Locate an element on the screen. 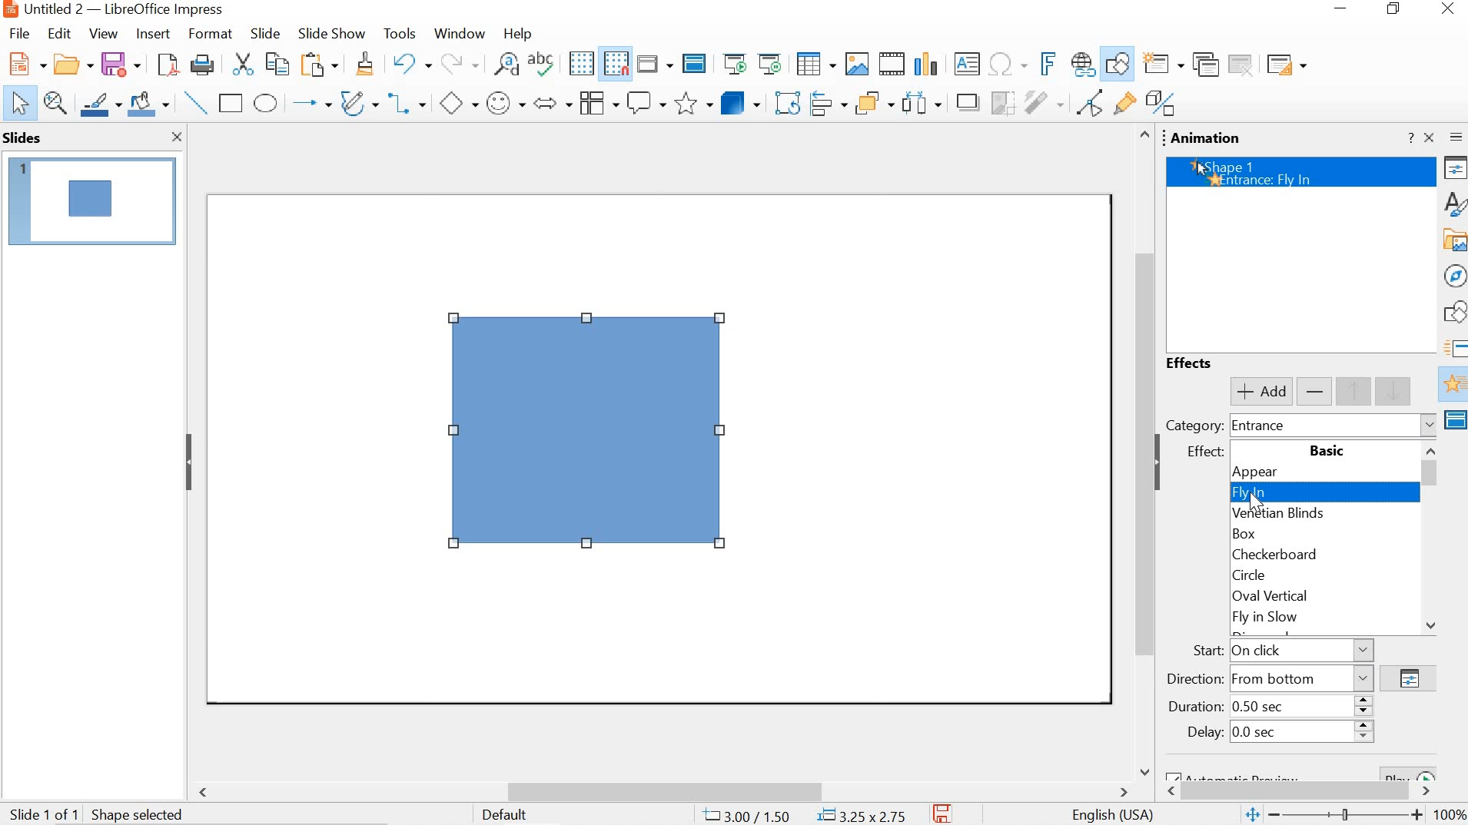   is located at coordinates (597, 101).